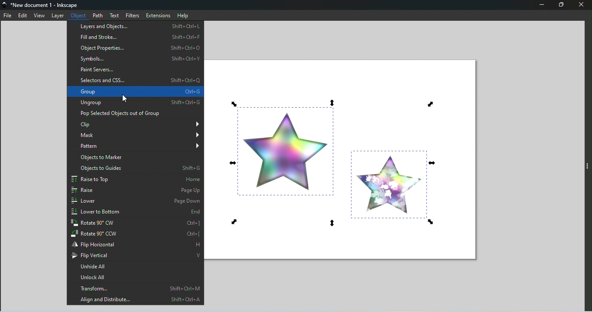 The height and width of the screenshot is (312, 592). What do you see at coordinates (137, 202) in the screenshot?
I see `Lower` at bounding box center [137, 202].